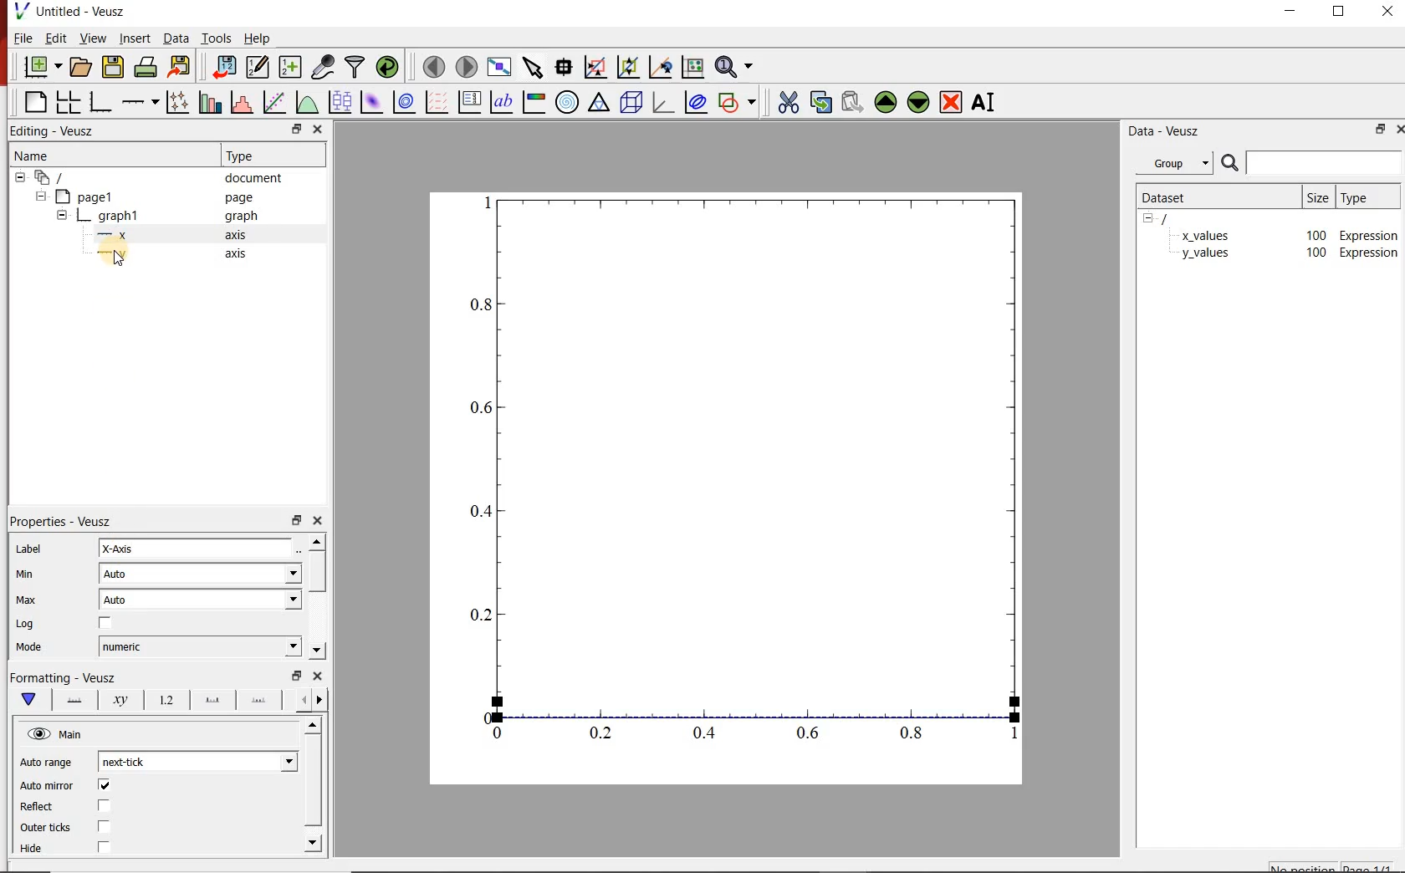  I want to click on axis lane, so click(75, 702).